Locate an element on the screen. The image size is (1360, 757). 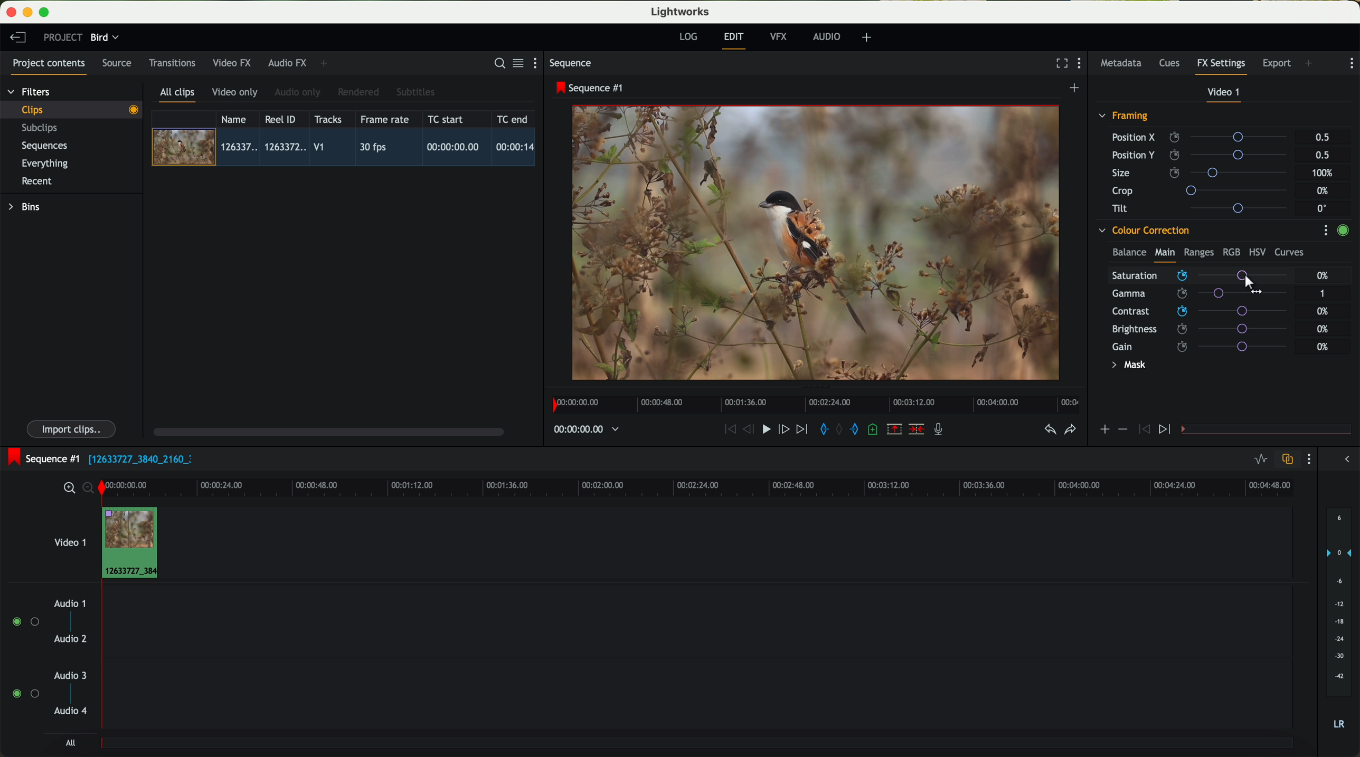
all is located at coordinates (70, 743).